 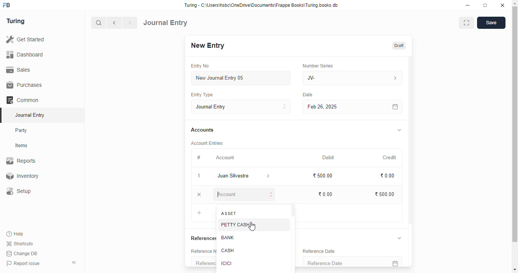 I want to click on previous, so click(x=115, y=23).